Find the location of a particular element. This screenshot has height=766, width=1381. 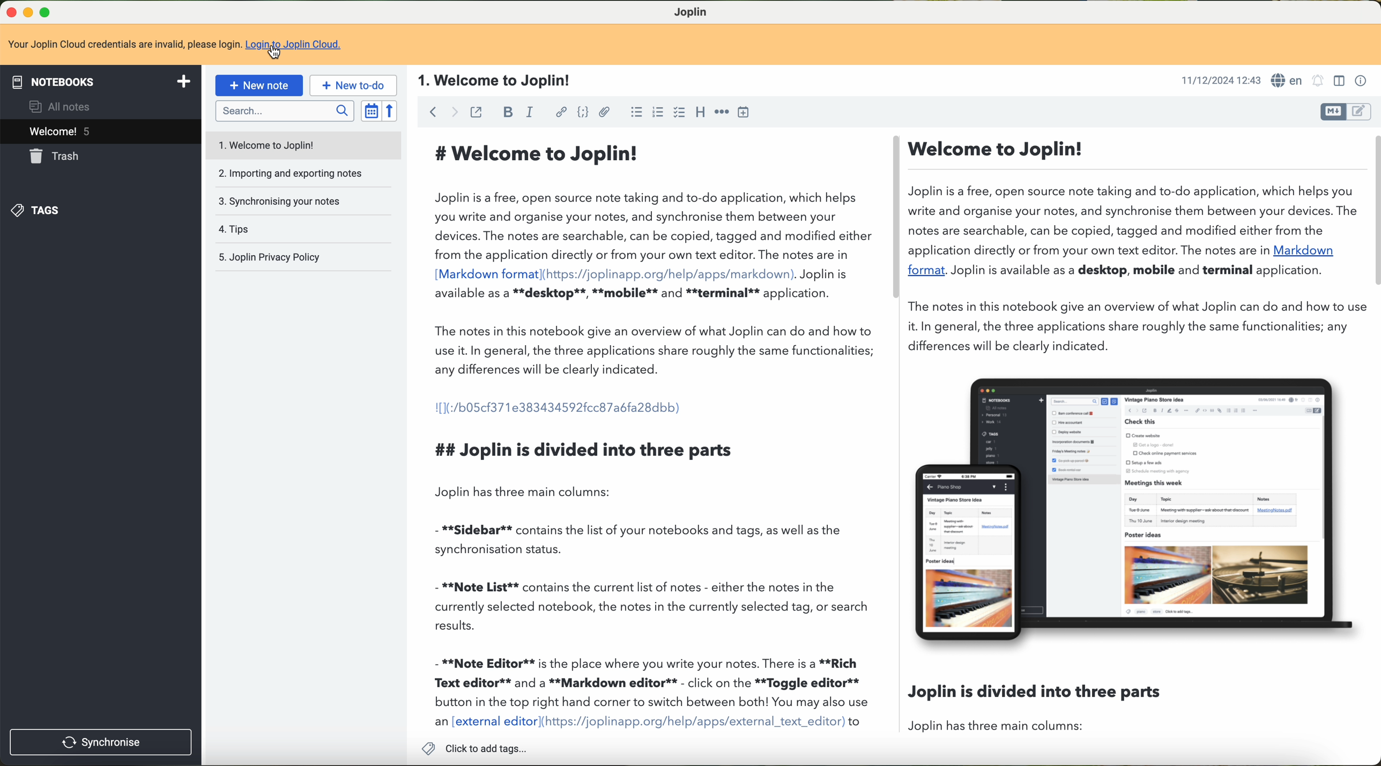

welcome 5 is located at coordinates (99, 131).